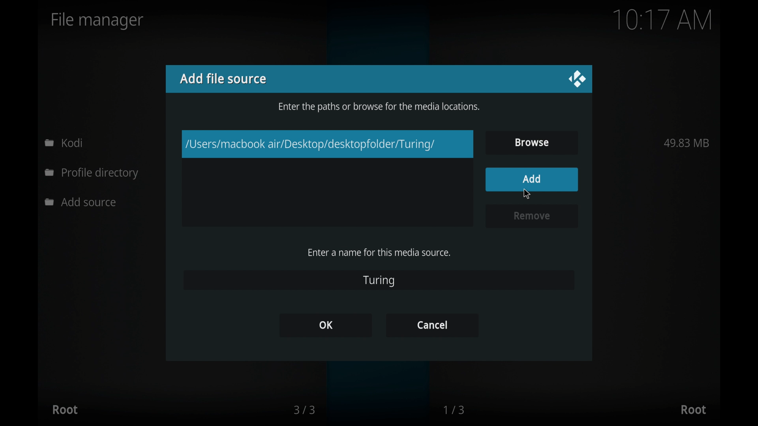 The width and height of the screenshot is (758, 426). I want to click on turing, so click(380, 280).